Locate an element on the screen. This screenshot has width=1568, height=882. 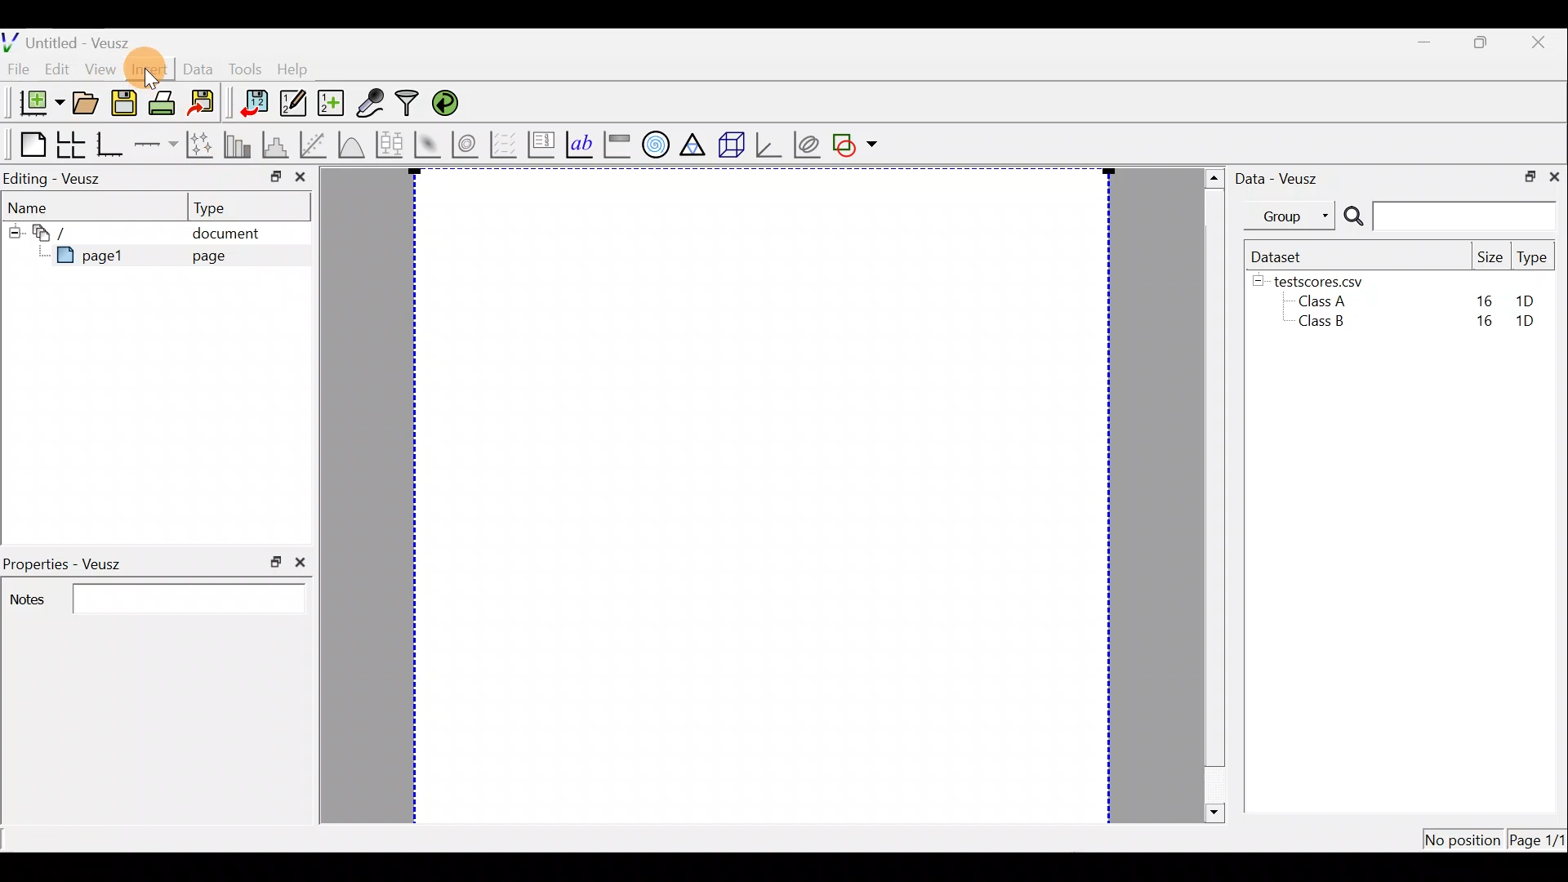
Cursor is located at coordinates (149, 70).